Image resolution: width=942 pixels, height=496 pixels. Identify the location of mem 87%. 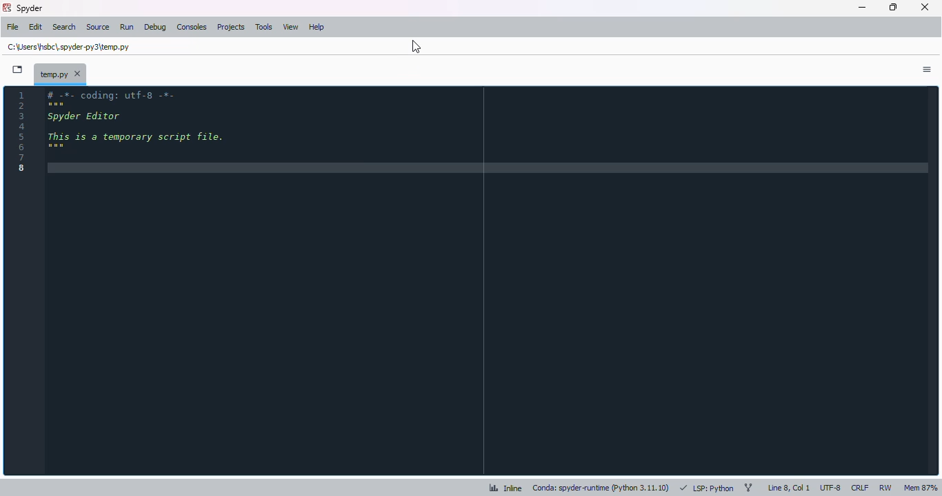
(920, 487).